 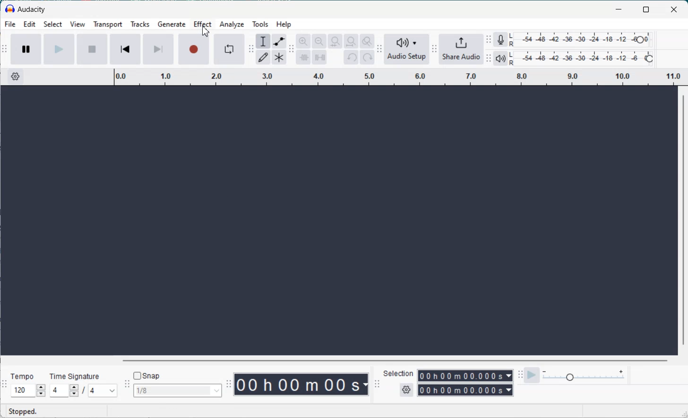 What do you see at coordinates (406, 49) in the screenshot?
I see `Audio Setup` at bounding box center [406, 49].